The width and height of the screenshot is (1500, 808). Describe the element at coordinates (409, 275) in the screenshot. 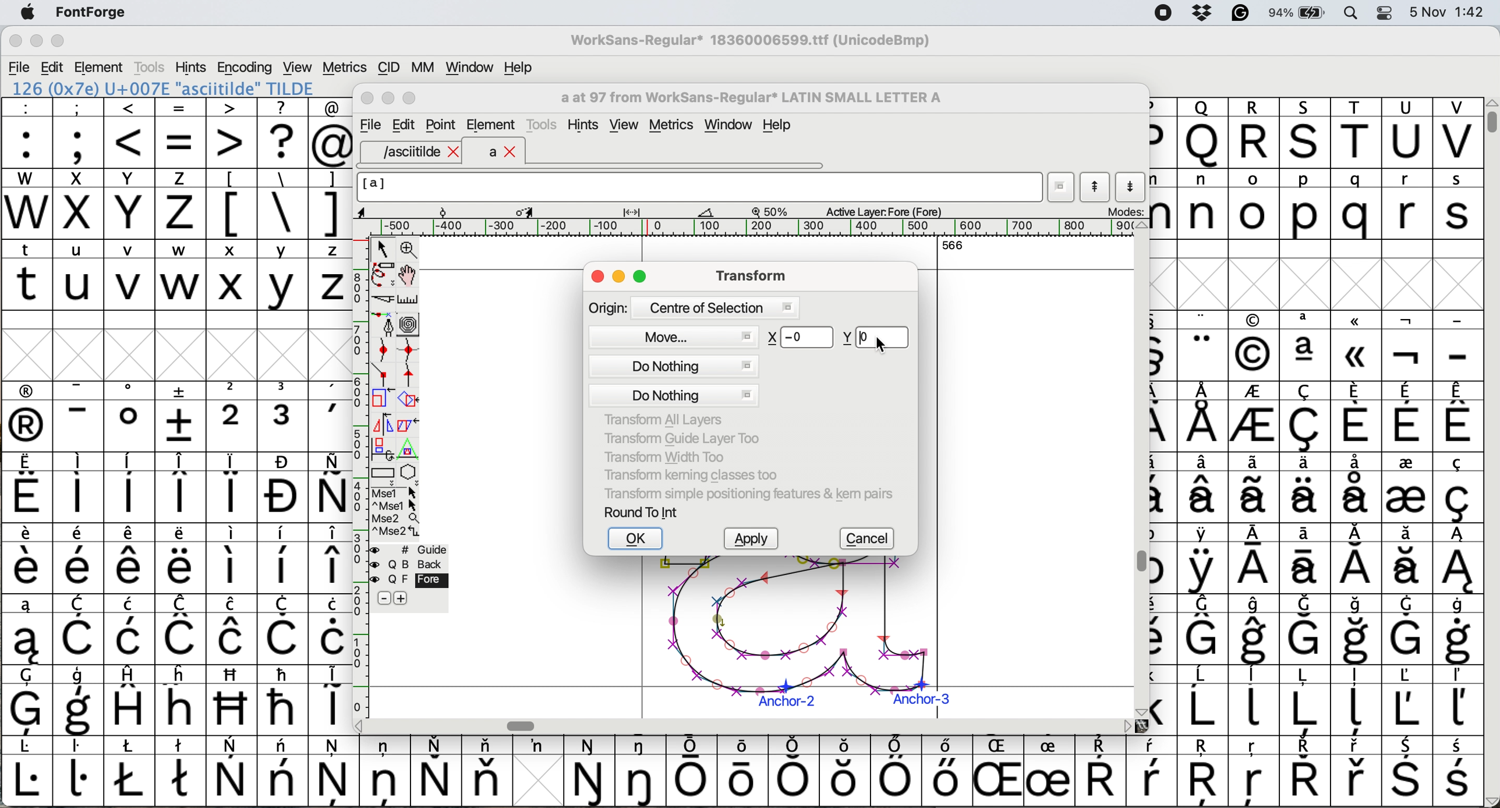

I see `scroll by hand` at that location.